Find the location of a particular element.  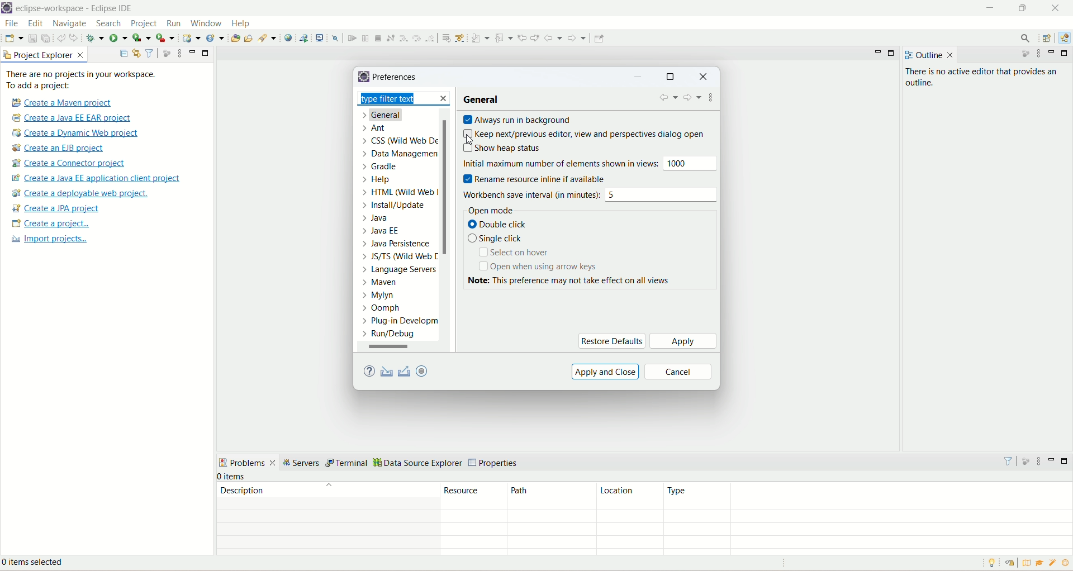

restore welcome is located at coordinates (1009, 563).